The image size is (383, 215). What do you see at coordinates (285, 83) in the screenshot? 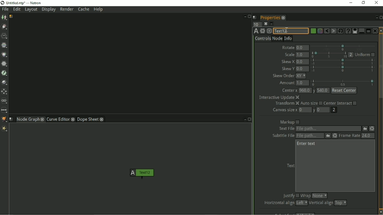
I see `Amount` at bounding box center [285, 83].